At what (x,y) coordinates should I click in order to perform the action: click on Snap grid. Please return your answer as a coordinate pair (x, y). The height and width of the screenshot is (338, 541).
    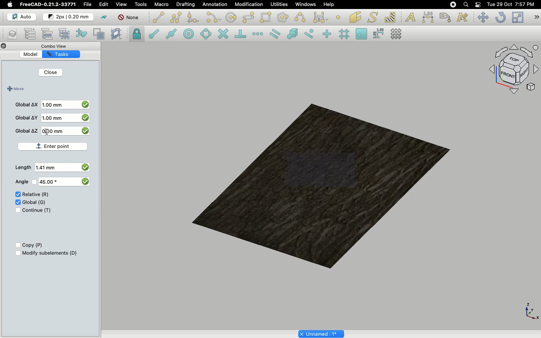
    Looking at the image, I should click on (345, 34).